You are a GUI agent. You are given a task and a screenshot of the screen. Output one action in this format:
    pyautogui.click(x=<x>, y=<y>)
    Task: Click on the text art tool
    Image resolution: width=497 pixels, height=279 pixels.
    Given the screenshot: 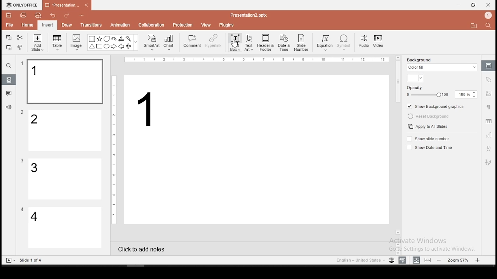 What is the action you would take?
    pyautogui.click(x=488, y=149)
    